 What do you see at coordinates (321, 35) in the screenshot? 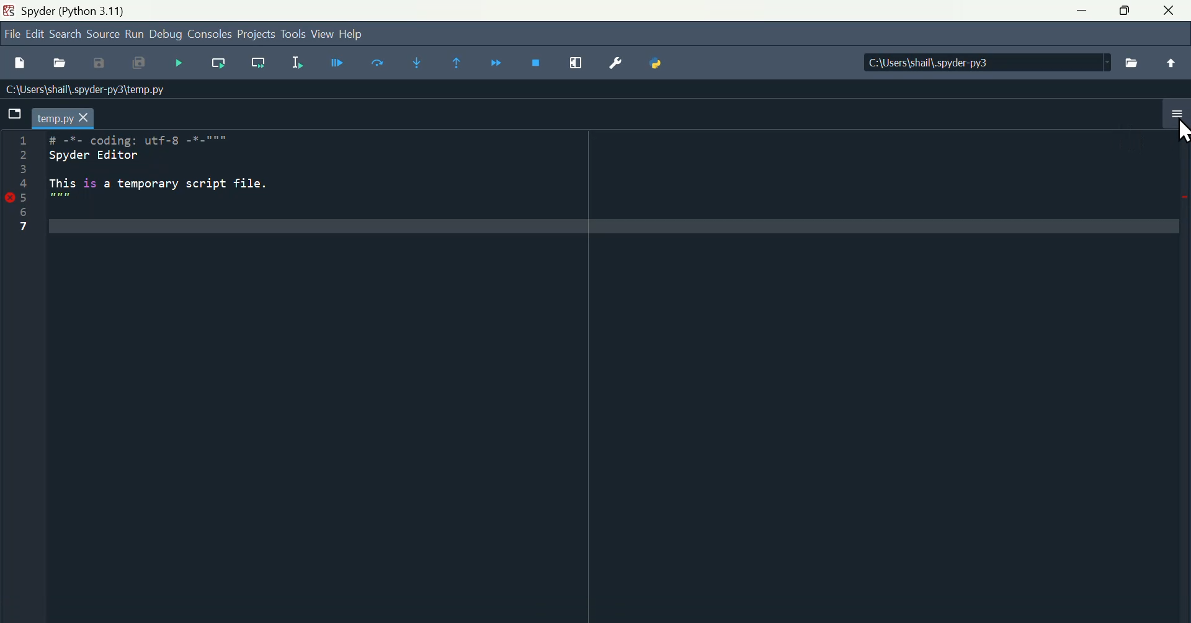
I see `View` at bounding box center [321, 35].